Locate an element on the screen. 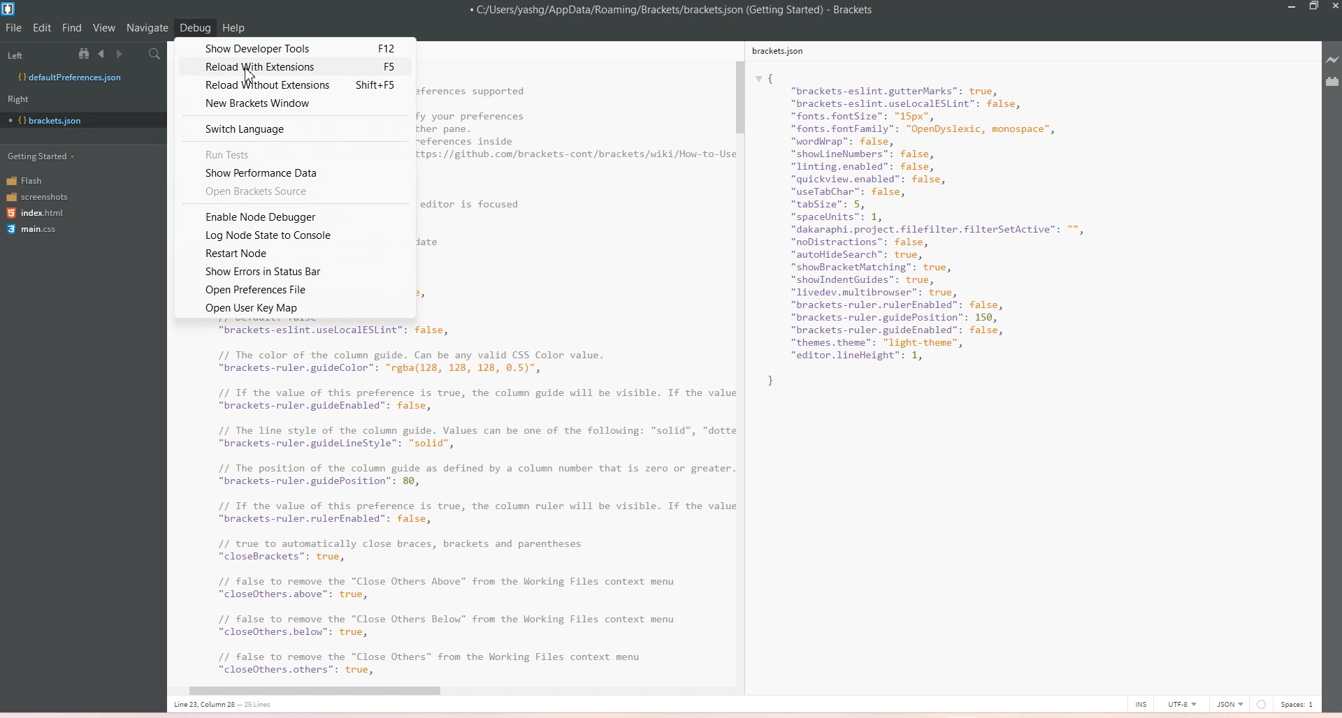 This screenshot has height=718, width=1342. main.css is located at coordinates (34, 231).